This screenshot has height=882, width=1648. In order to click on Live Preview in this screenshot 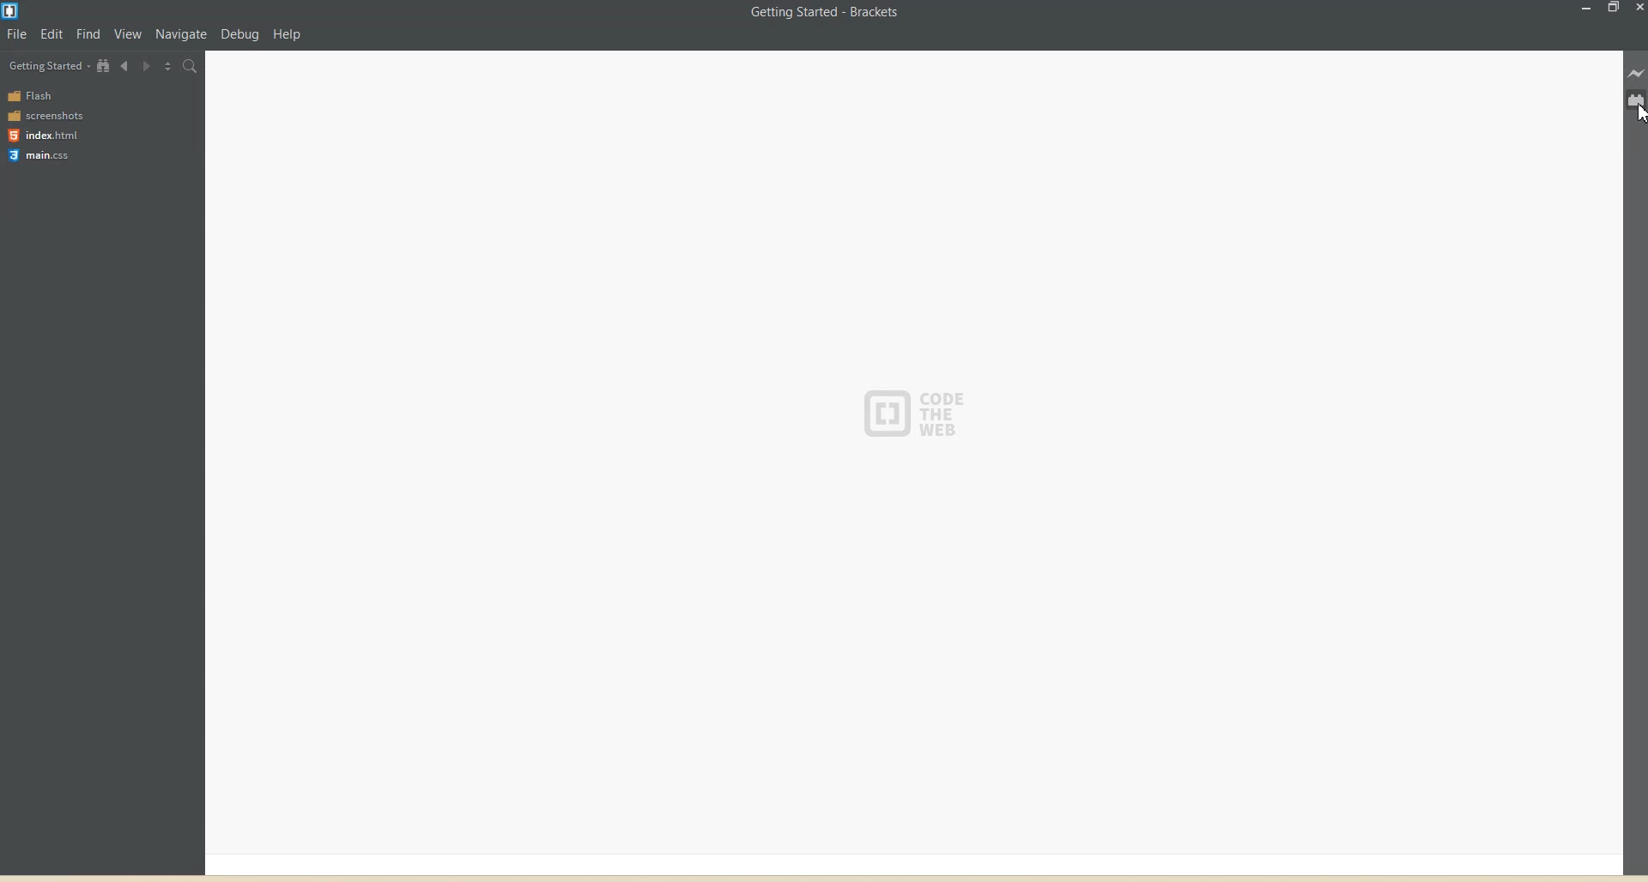, I will do `click(1637, 74)`.